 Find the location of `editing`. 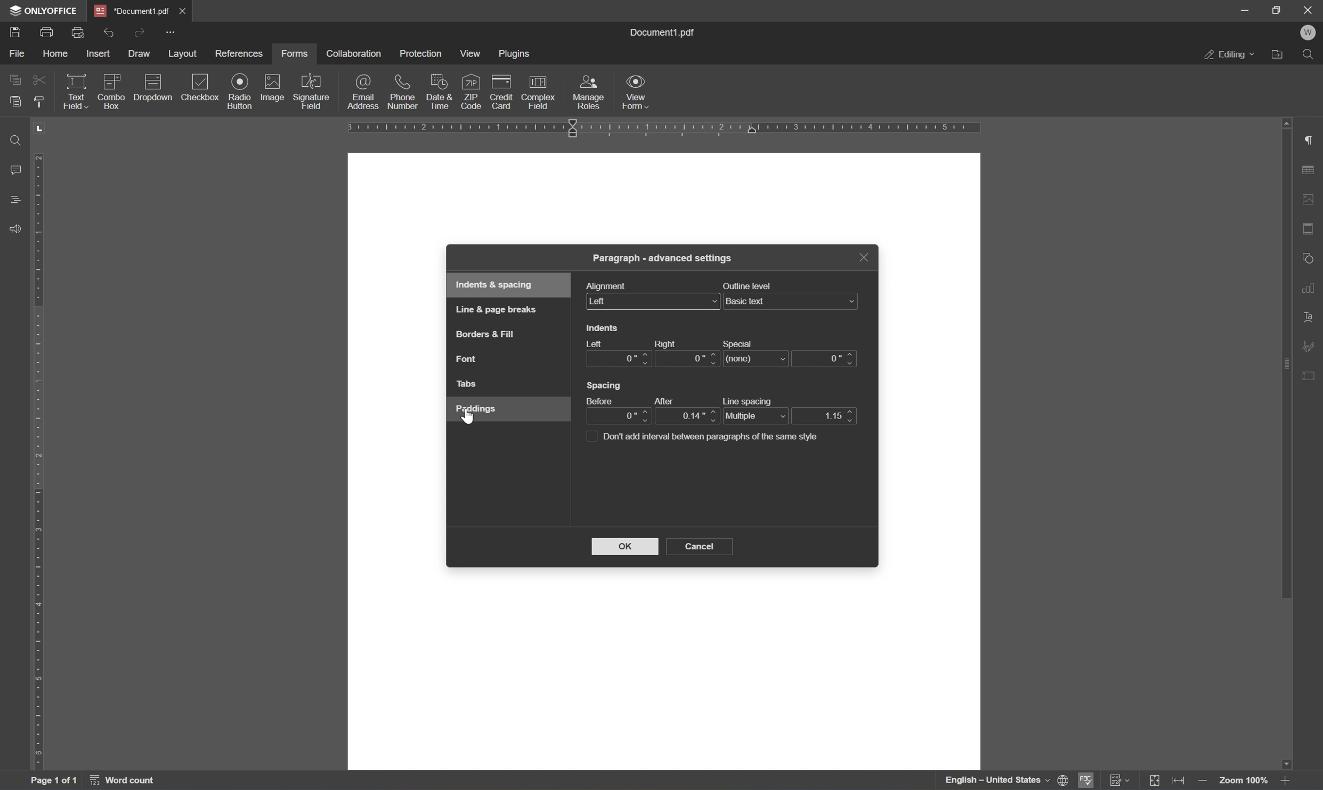

editing is located at coordinates (1230, 57).